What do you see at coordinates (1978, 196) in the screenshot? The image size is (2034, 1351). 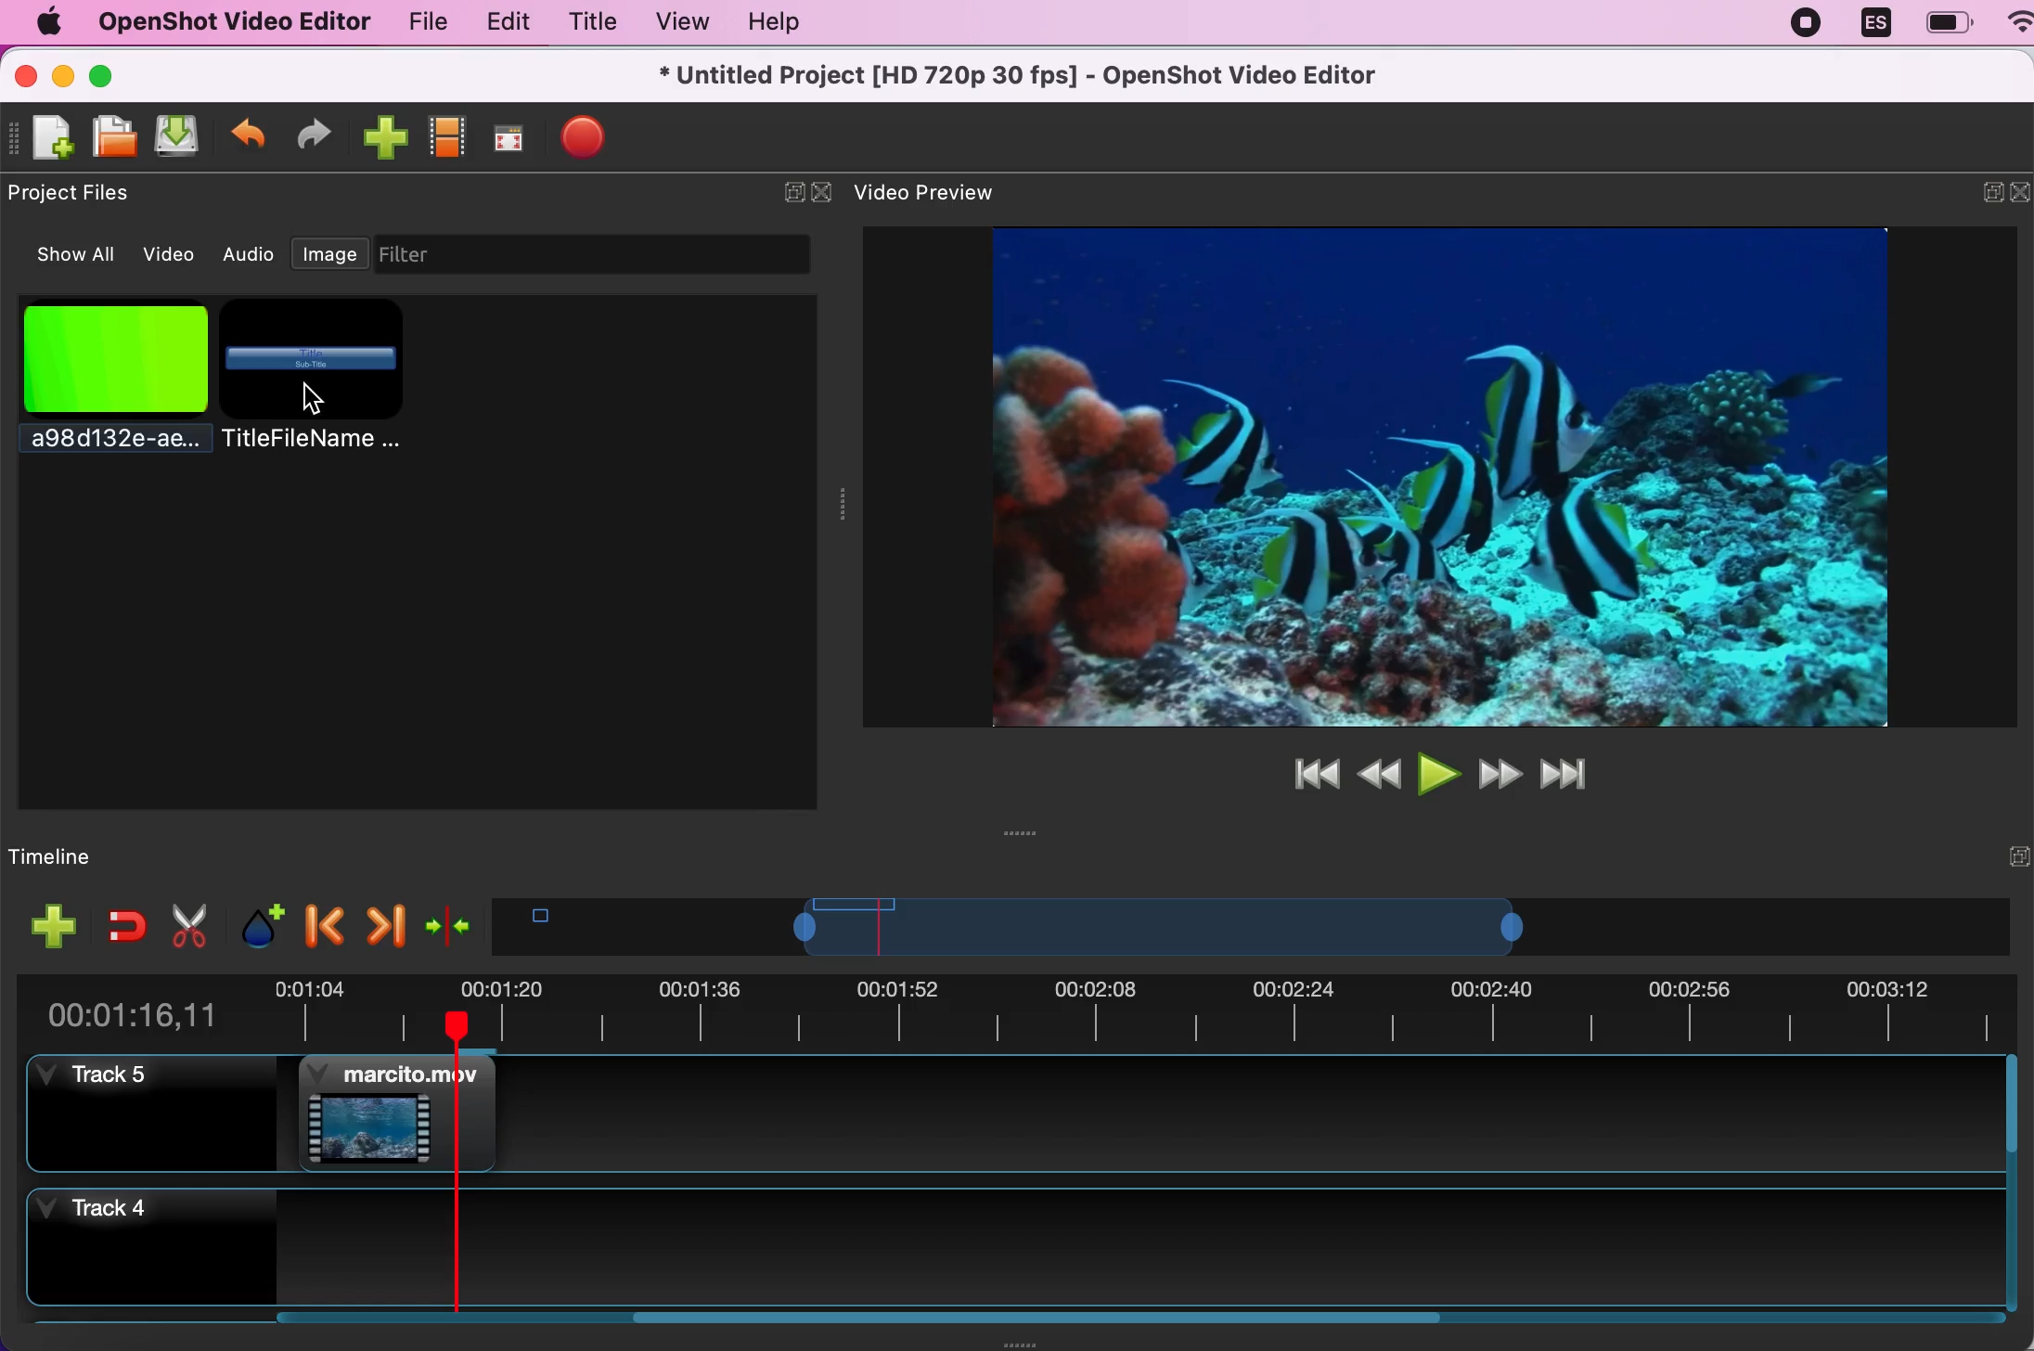 I see `minimize` at bounding box center [1978, 196].